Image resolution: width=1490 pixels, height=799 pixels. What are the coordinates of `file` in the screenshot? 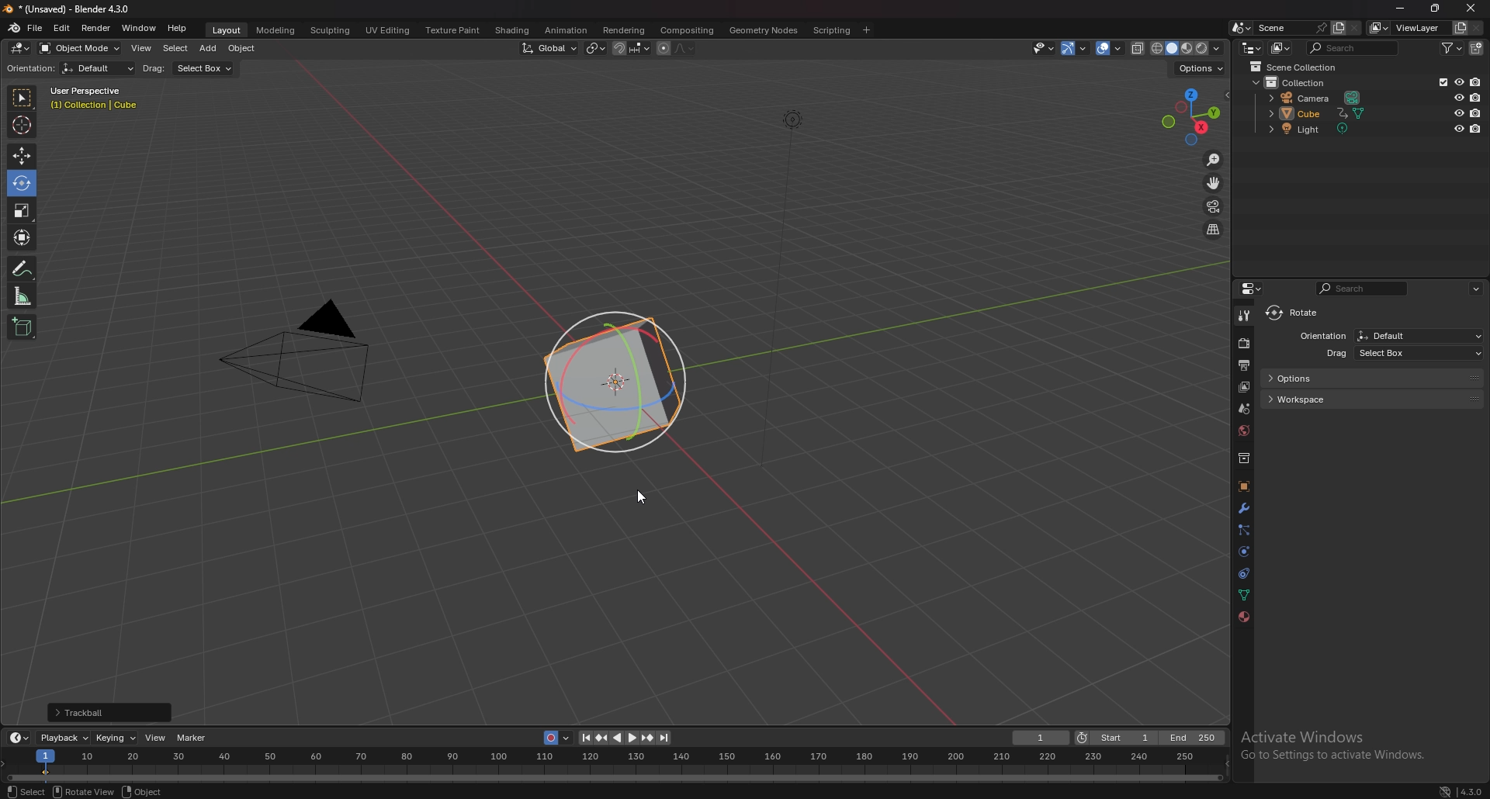 It's located at (35, 28).